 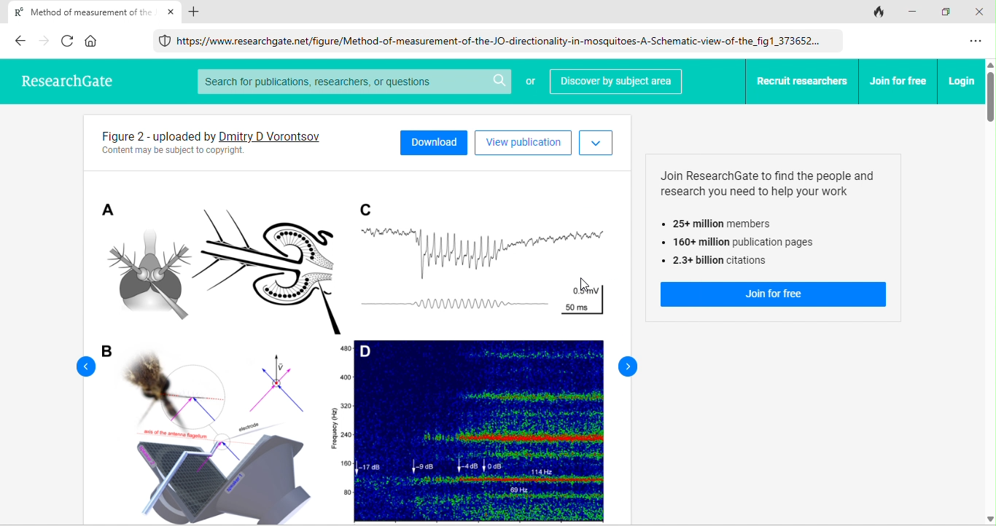 I want to click on research gate, so click(x=64, y=79).